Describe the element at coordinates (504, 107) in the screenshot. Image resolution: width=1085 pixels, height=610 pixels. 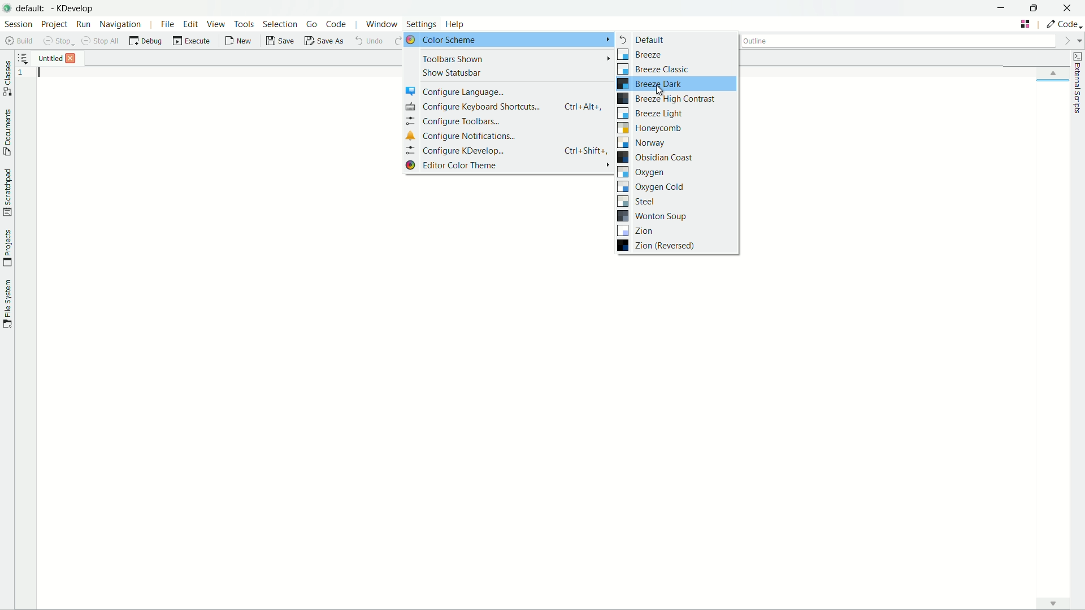
I see `configure keyboard shortcuts` at that location.